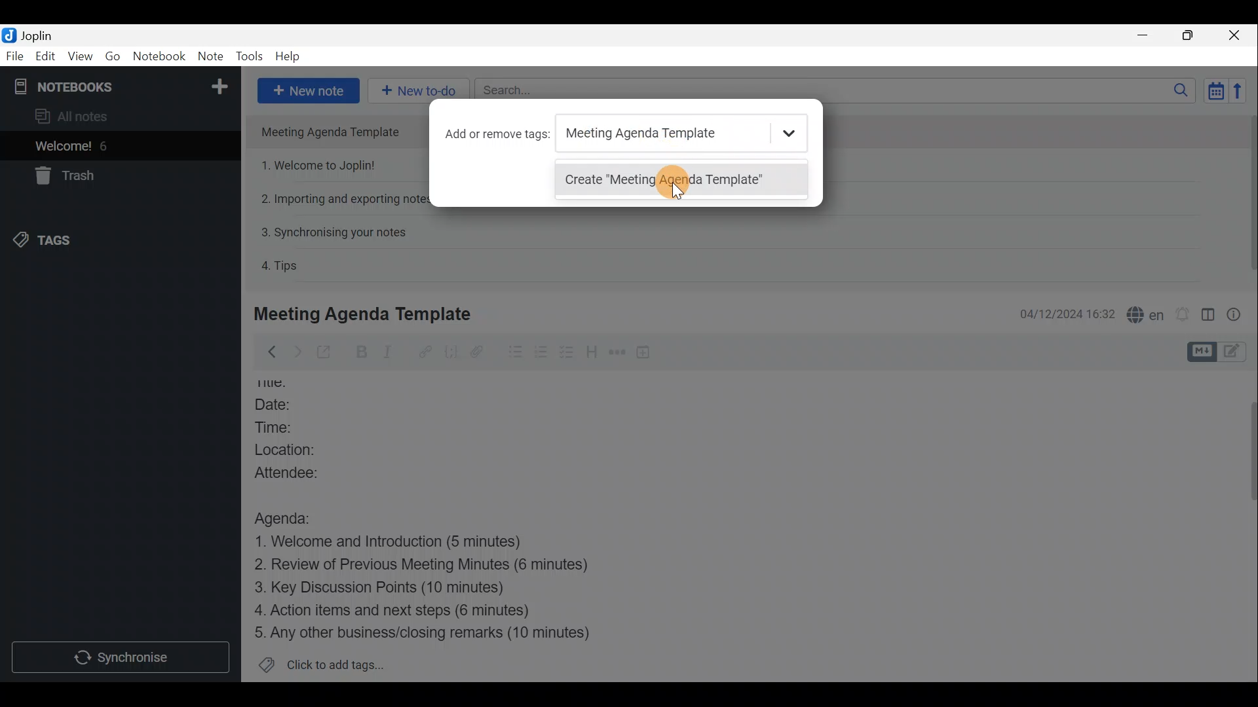  What do you see at coordinates (15, 55) in the screenshot?
I see `File` at bounding box center [15, 55].